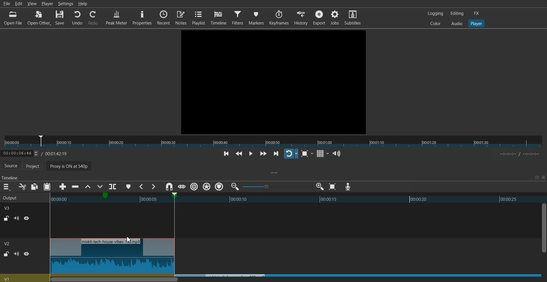 This screenshot has width=547, height=282. I want to click on Peak Meter, so click(117, 17).